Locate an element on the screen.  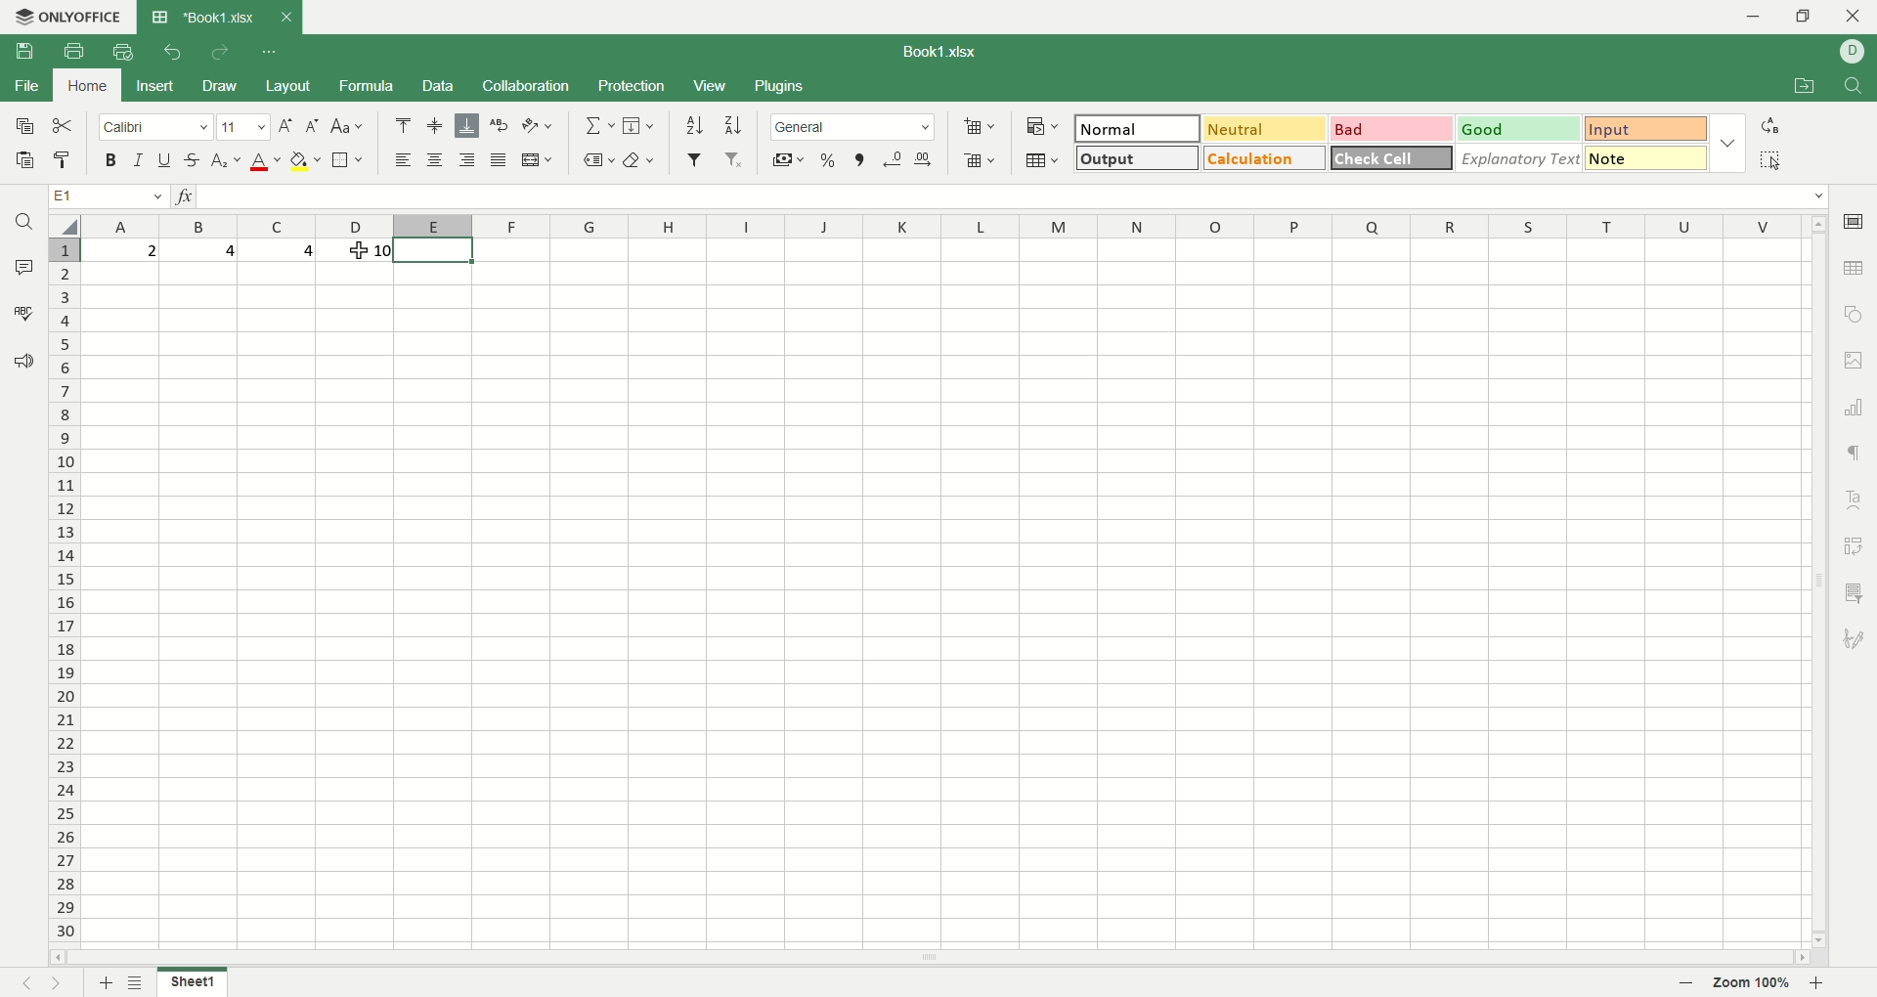
protection is located at coordinates (633, 88).